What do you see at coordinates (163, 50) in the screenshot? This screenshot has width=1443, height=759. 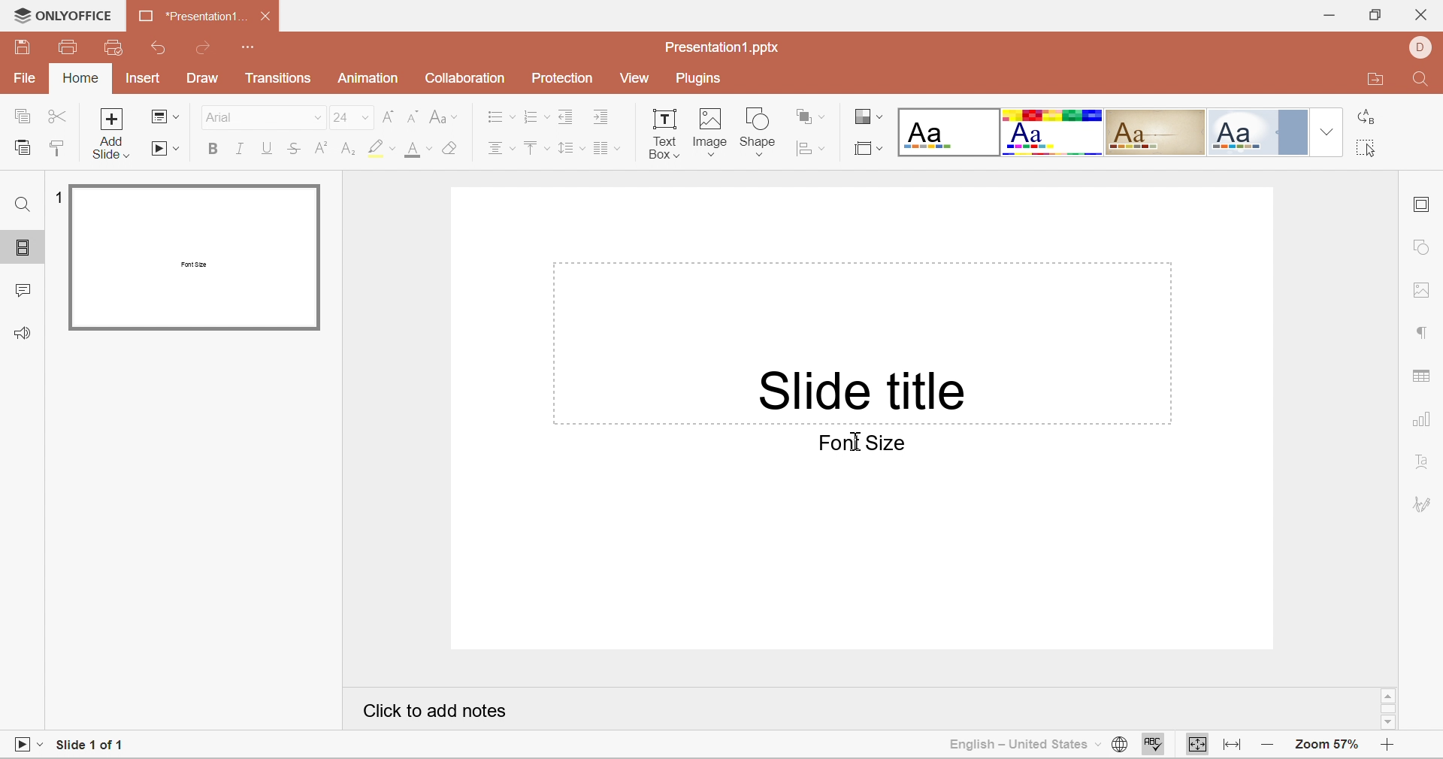 I see `Undo` at bounding box center [163, 50].